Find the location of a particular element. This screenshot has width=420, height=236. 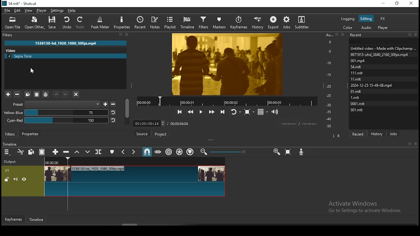

001.mpd is located at coordinates (358, 61).